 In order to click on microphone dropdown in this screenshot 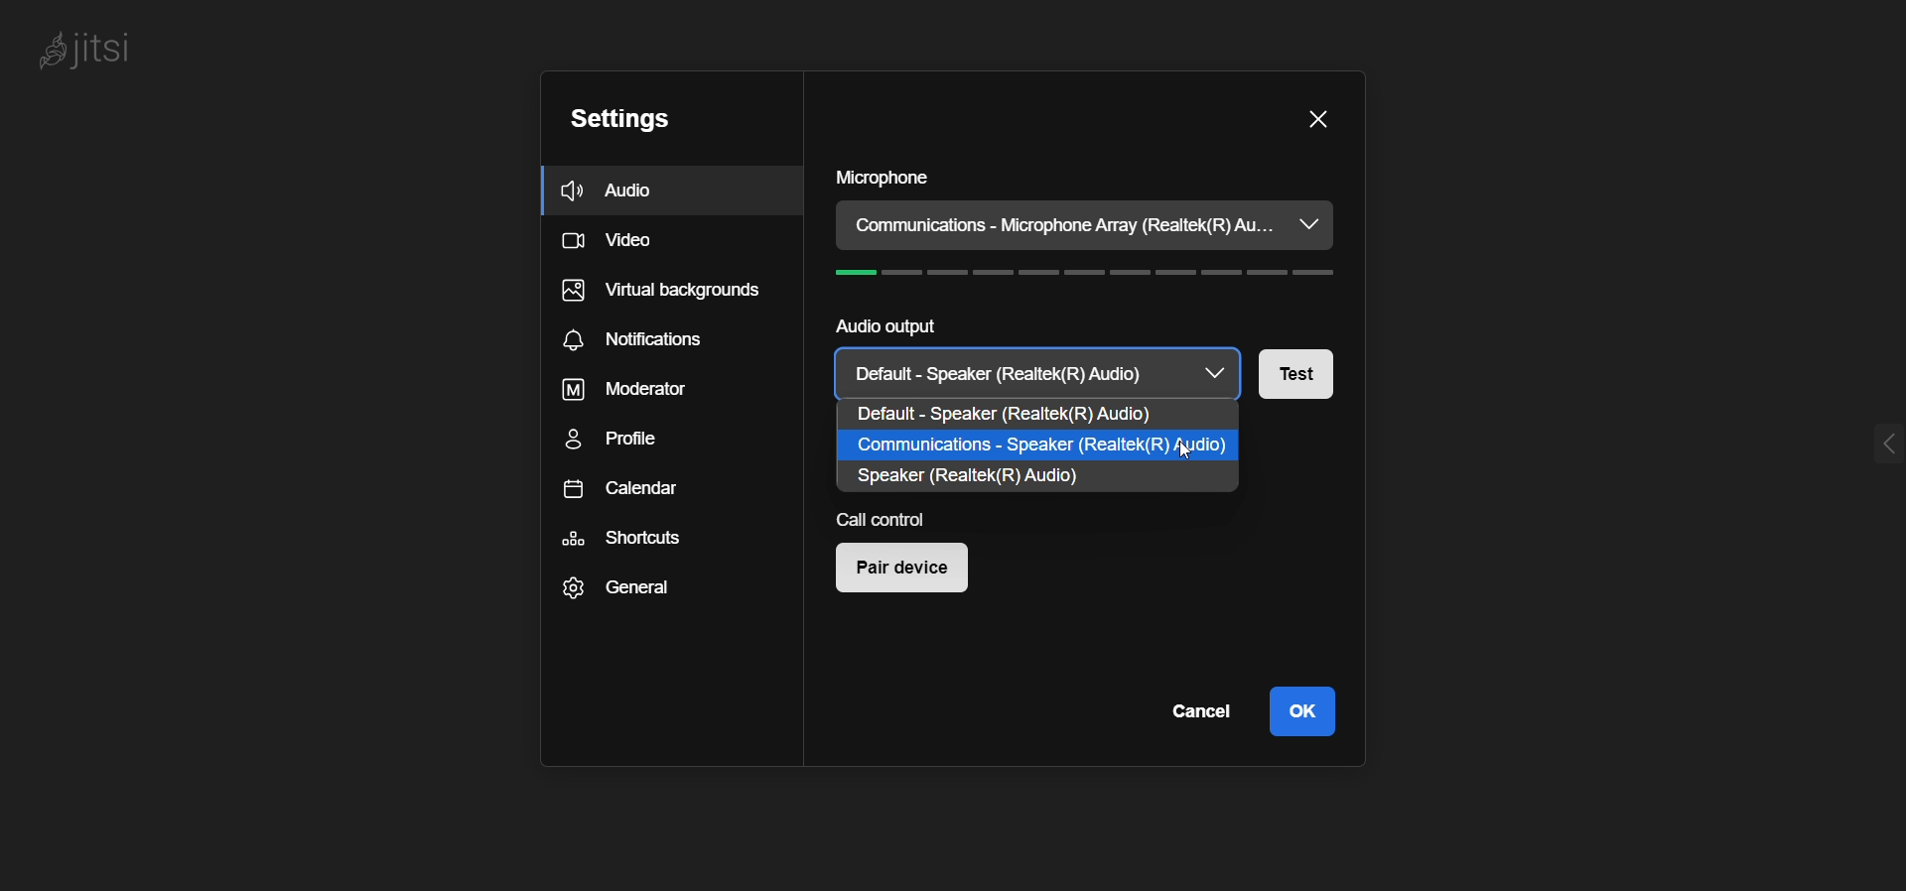, I will do `click(1308, 224)`.